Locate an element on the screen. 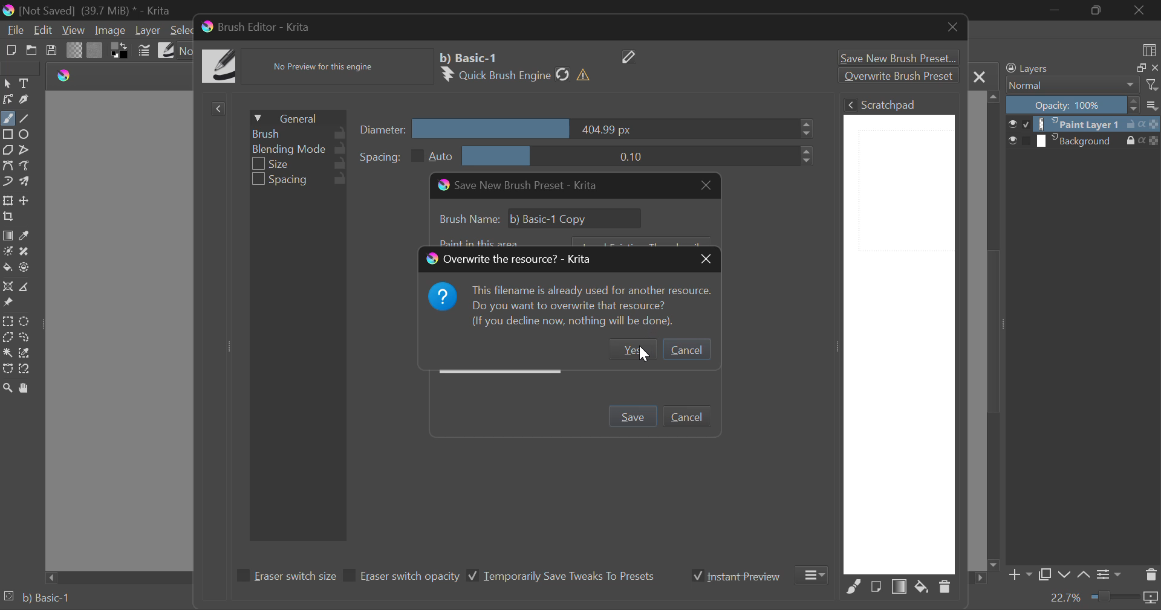 The height and width of the screenshot is (610, 1161). No Preview Available is located at coordinates (327, 67).